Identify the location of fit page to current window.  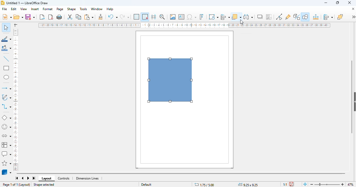
(305, 184).